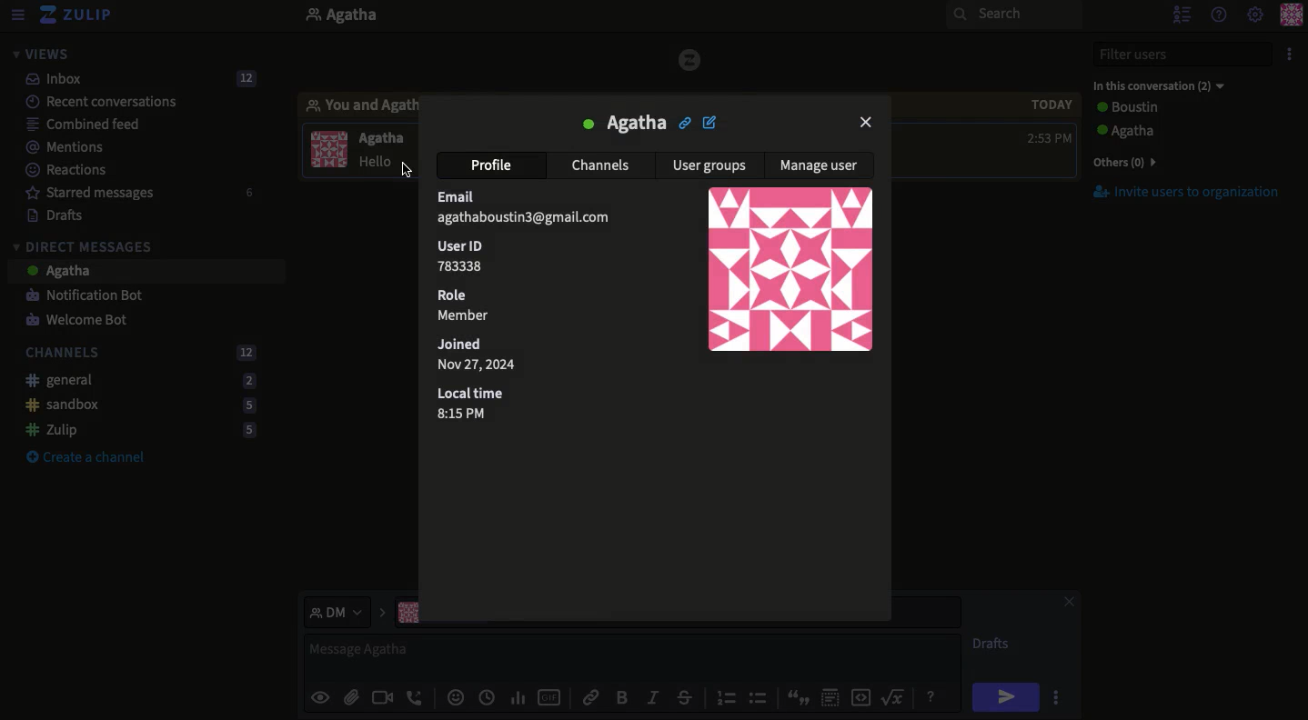 This screenshot has height=720, width=1308. Describe the element at coordinates (1056, 696) in the screenshot. I see `Options` at that location.